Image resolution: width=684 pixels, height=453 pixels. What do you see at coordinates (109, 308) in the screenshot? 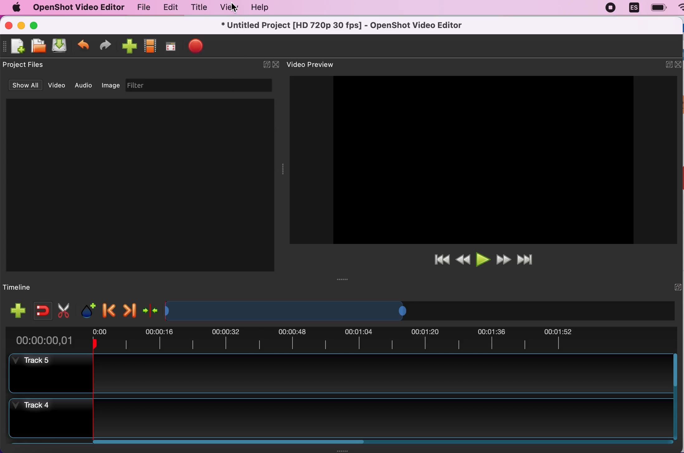
I see `previous marker` at bounding box center [109, 308].